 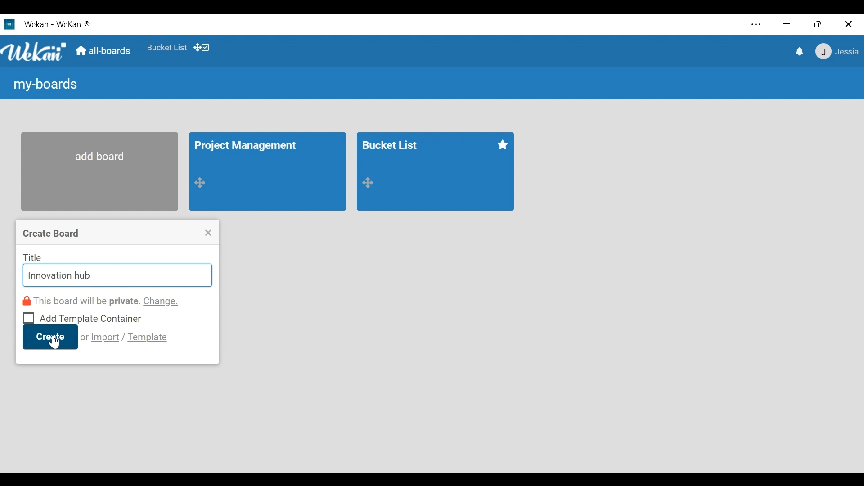 I want to click on Title Field, so click(x=117, y=276).